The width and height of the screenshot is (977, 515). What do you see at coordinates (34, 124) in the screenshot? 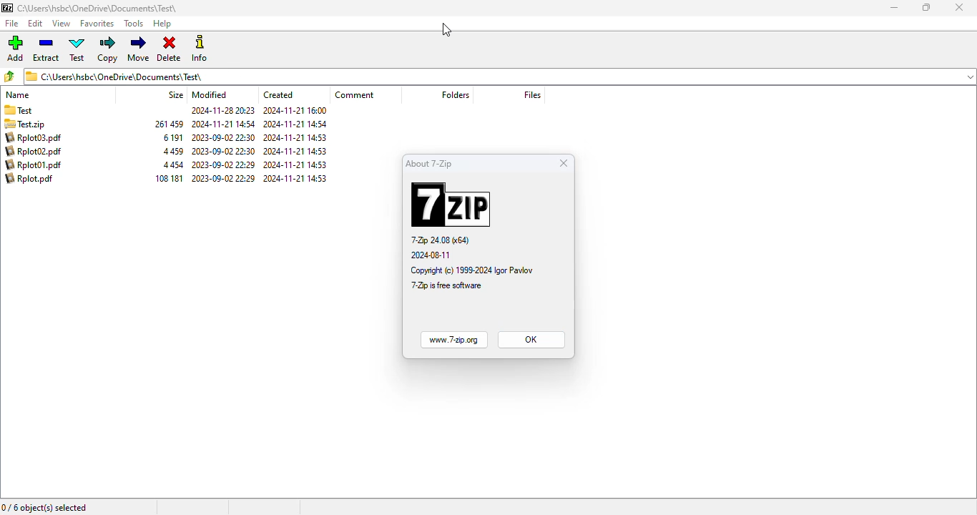
I see `Test.zip` at bounding box center [34, 124].